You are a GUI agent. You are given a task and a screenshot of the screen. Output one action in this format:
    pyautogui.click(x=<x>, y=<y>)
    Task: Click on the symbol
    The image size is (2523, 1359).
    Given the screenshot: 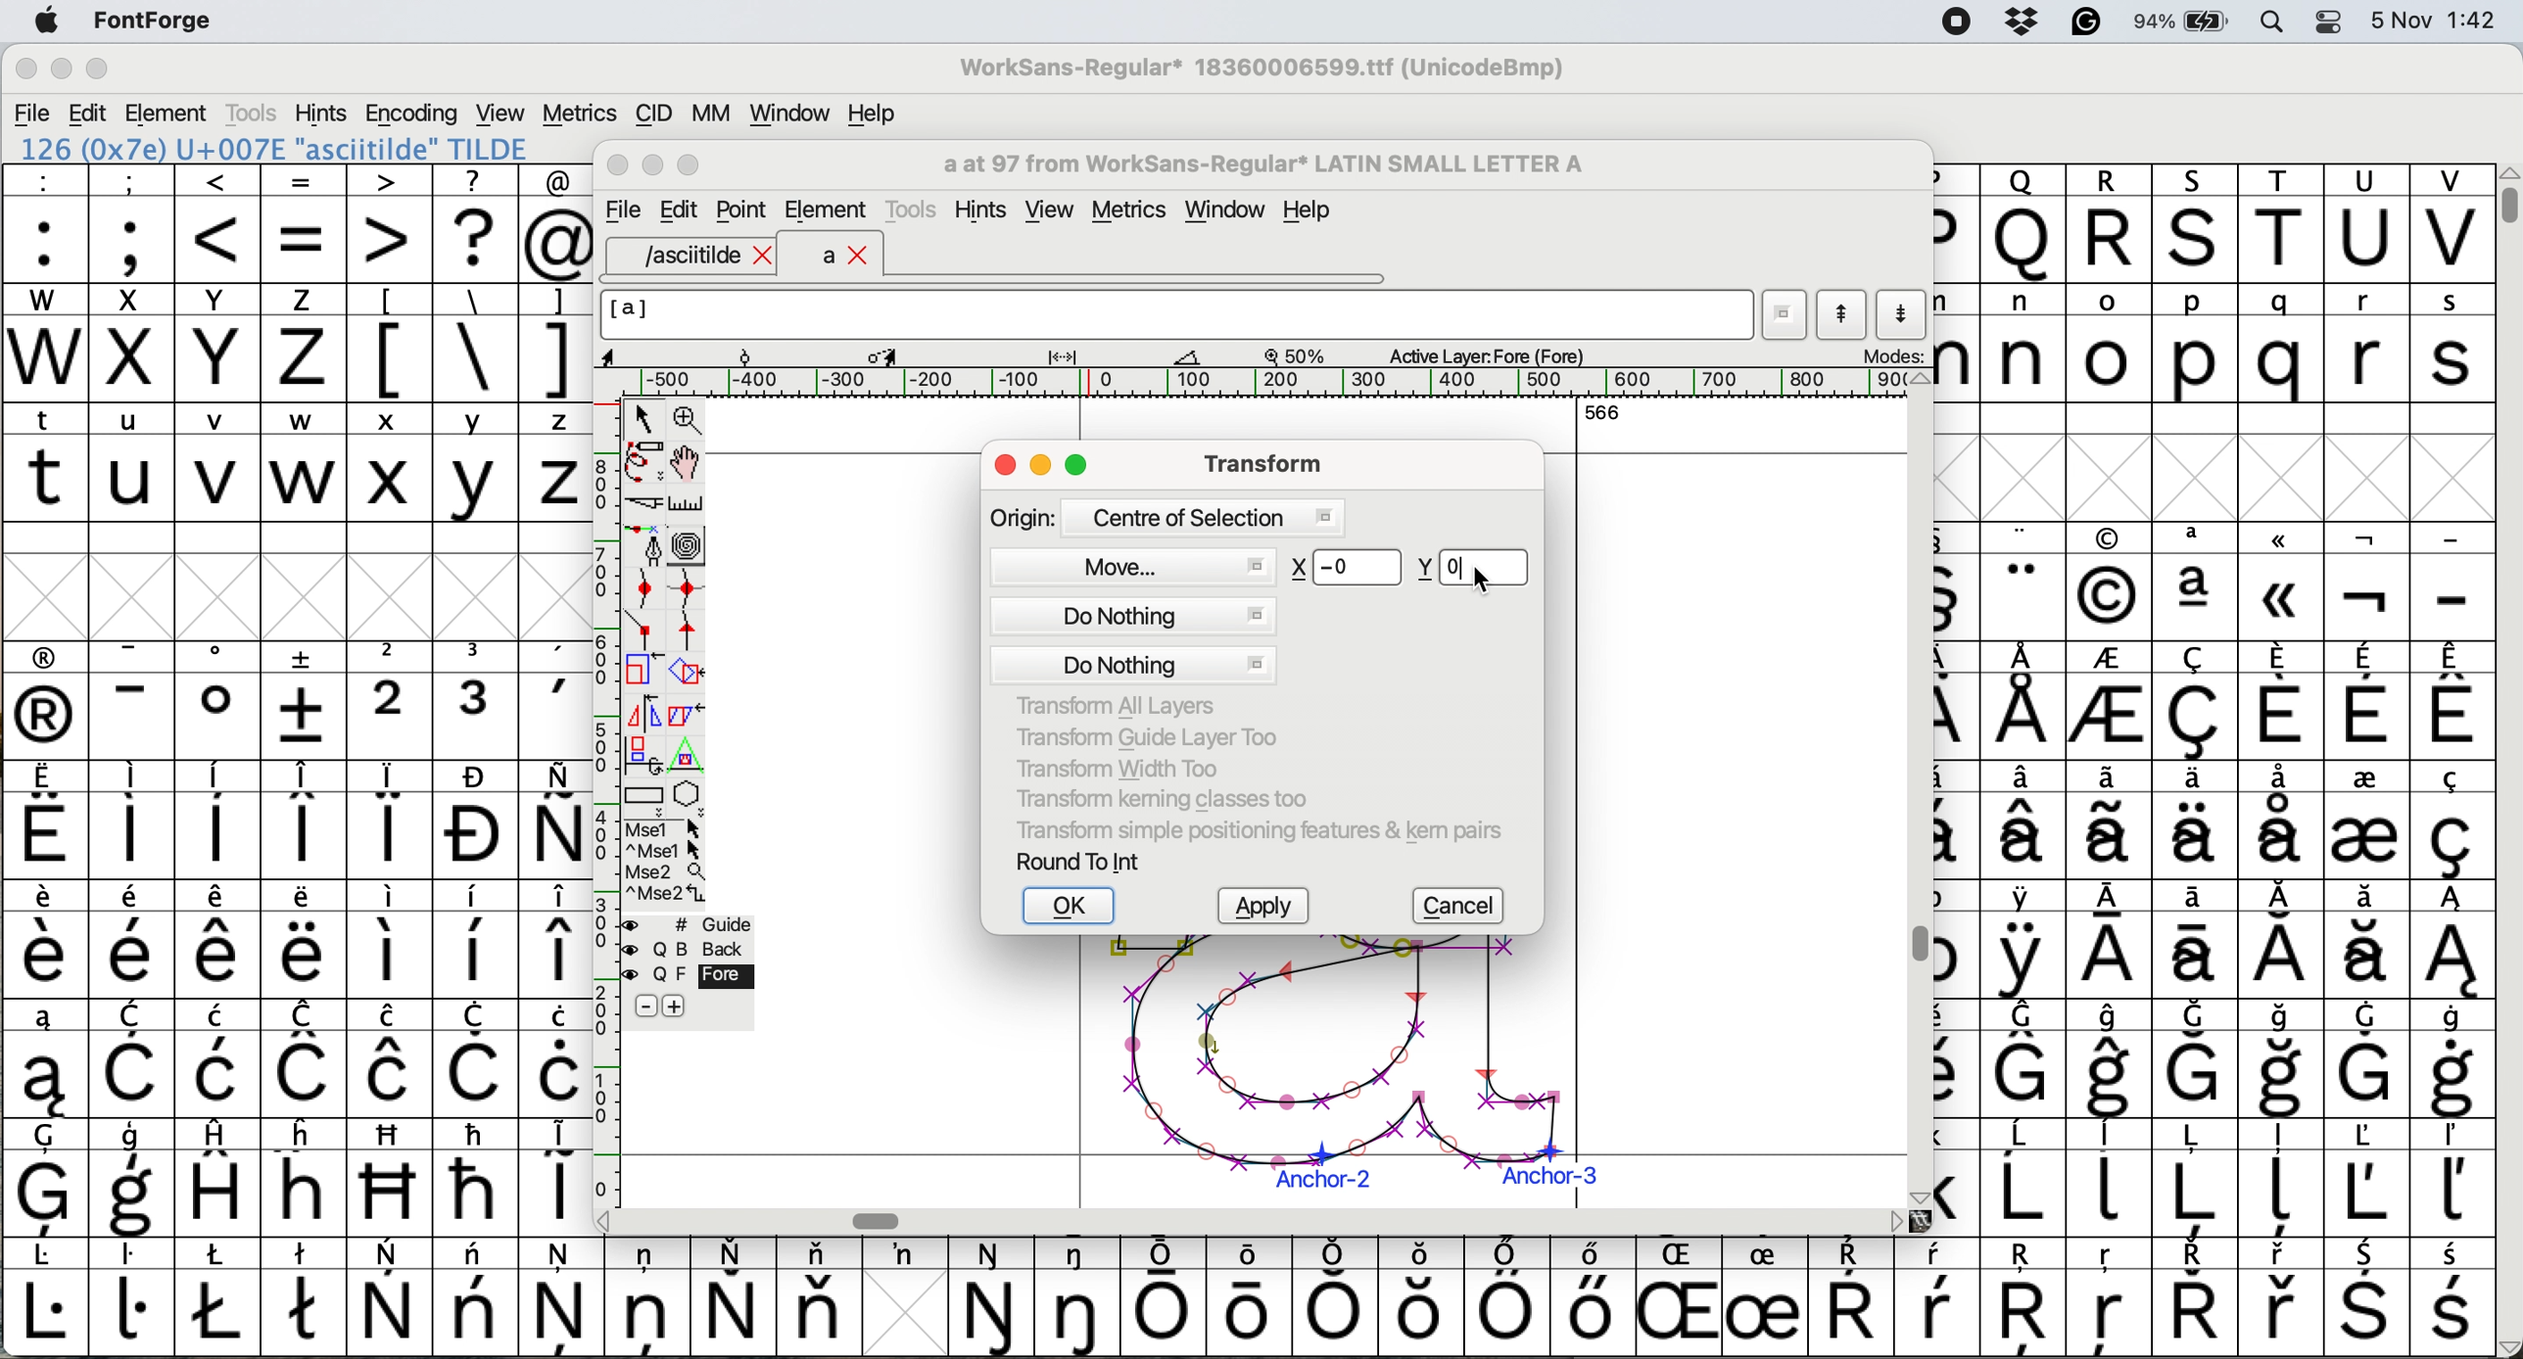 What is the action you would take?
    pyautogui.click(x=2197, y=582)
    